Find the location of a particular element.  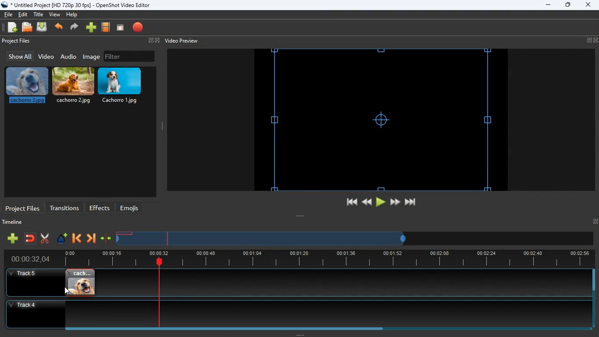

Horizontal slide bar is located at coordinates (322, 329).